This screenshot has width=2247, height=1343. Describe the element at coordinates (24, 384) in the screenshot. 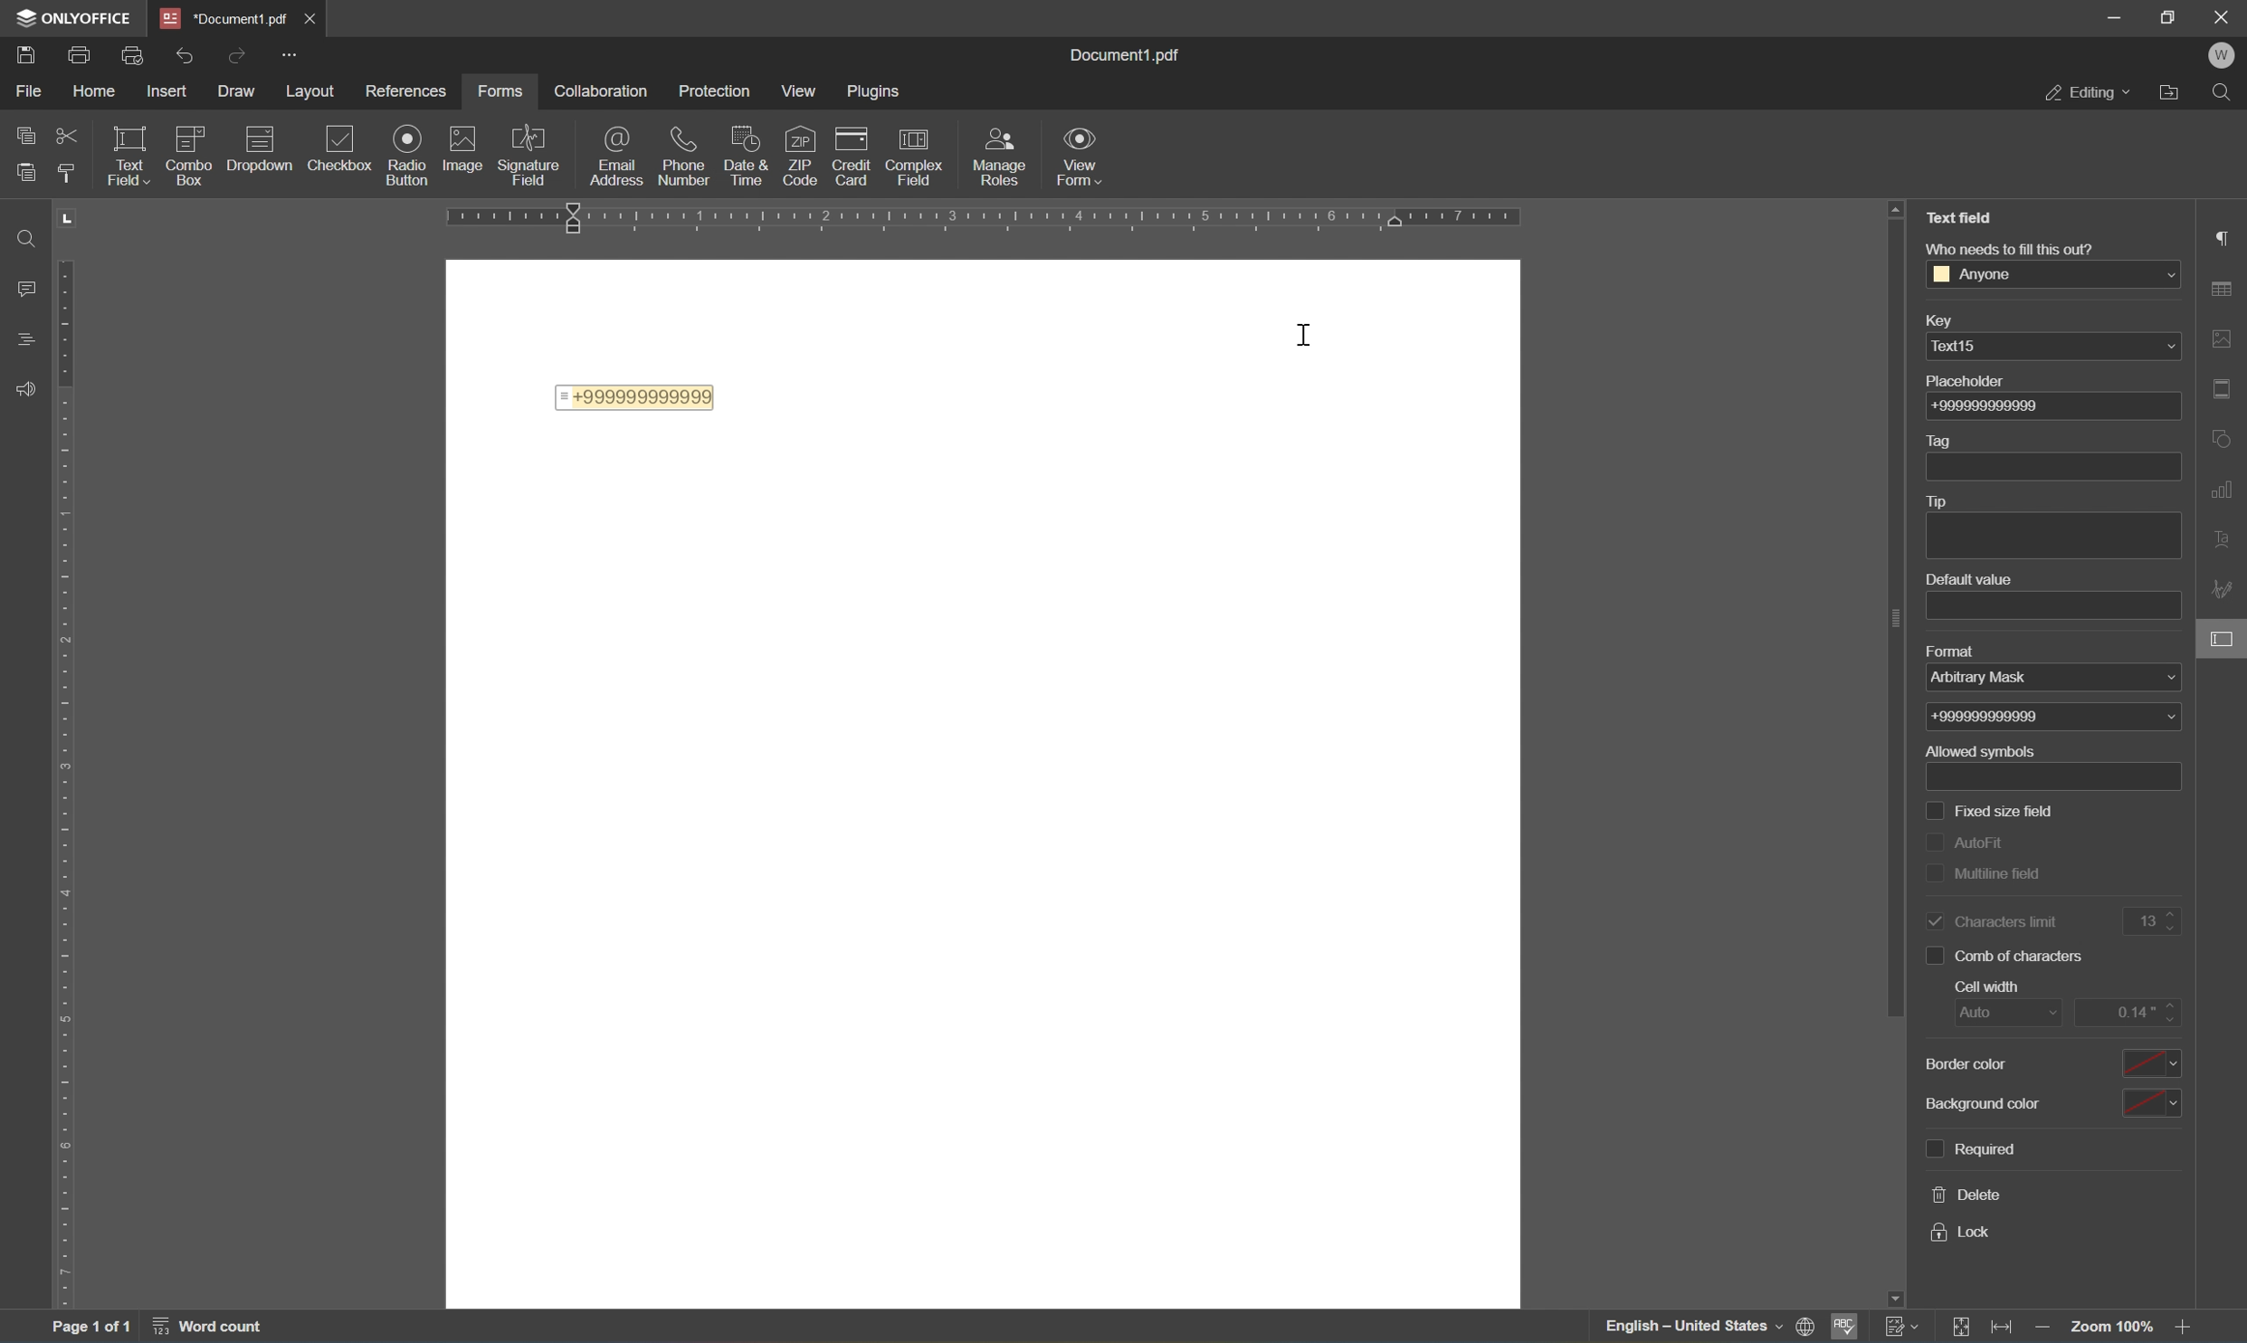

I see `feedback and support` at that location.